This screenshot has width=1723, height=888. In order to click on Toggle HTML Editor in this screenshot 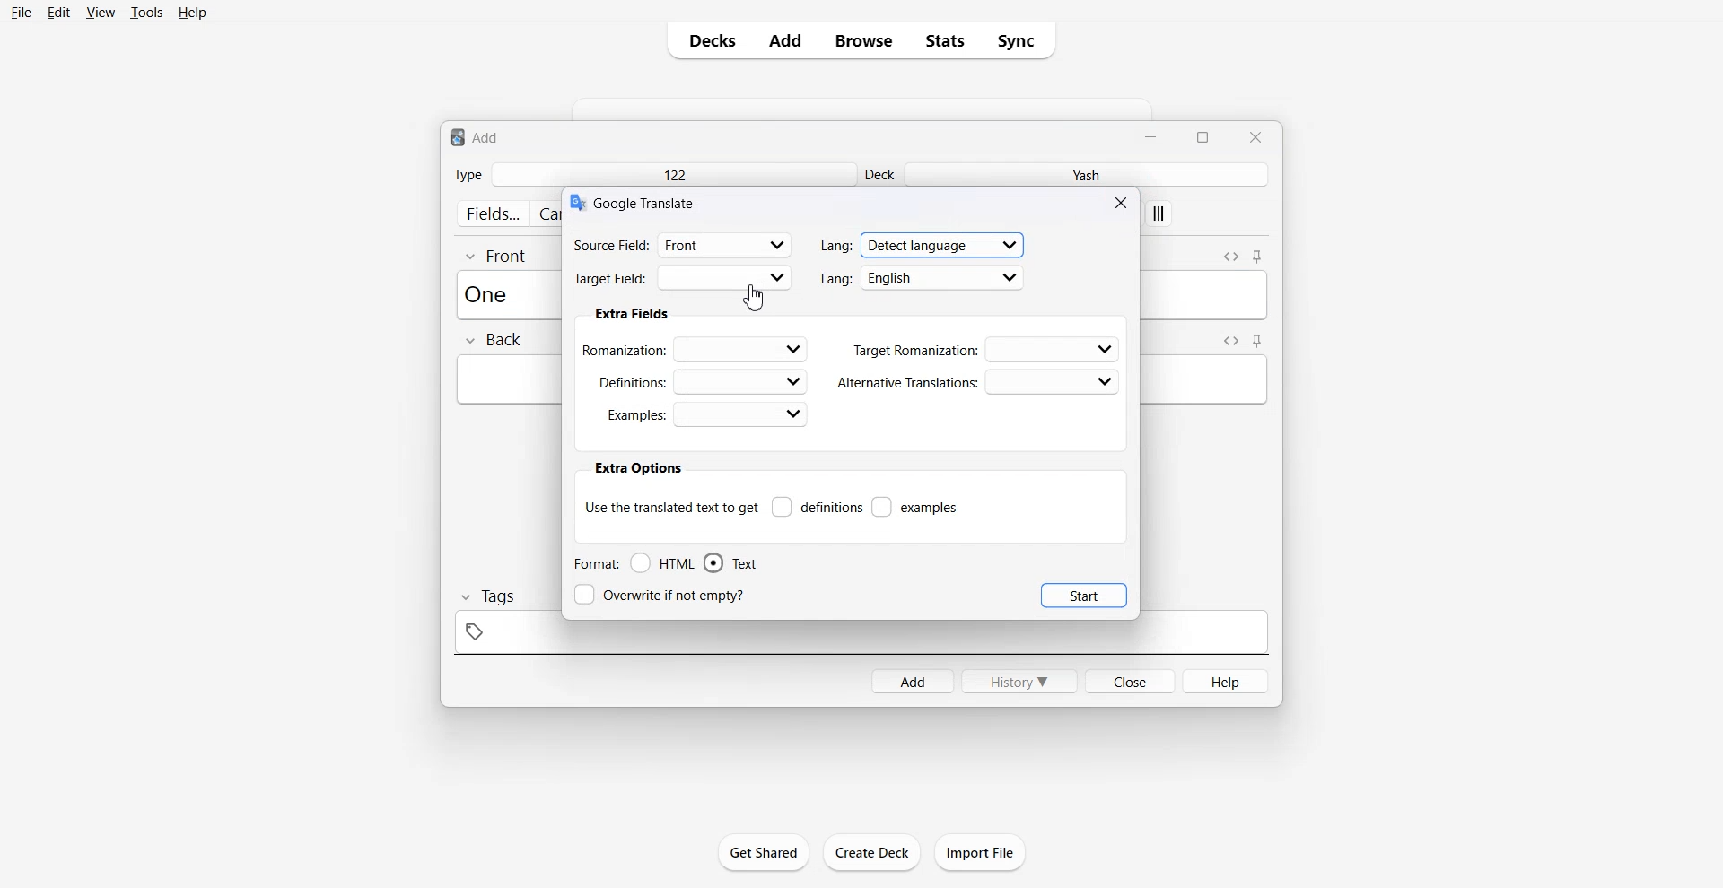, I will do `click(1230, 255)`.